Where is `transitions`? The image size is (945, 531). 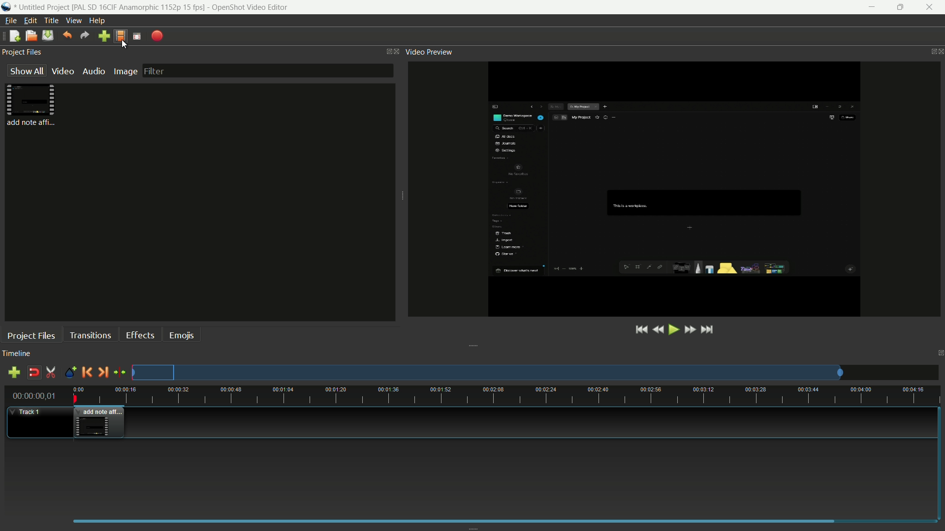
transitions is located at coordinates (90, 335).